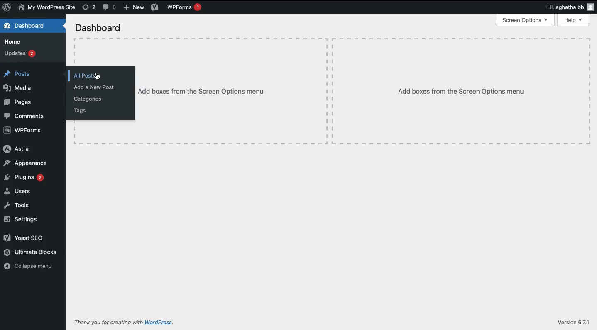  I want to click on WPForms, so click(184, 7).